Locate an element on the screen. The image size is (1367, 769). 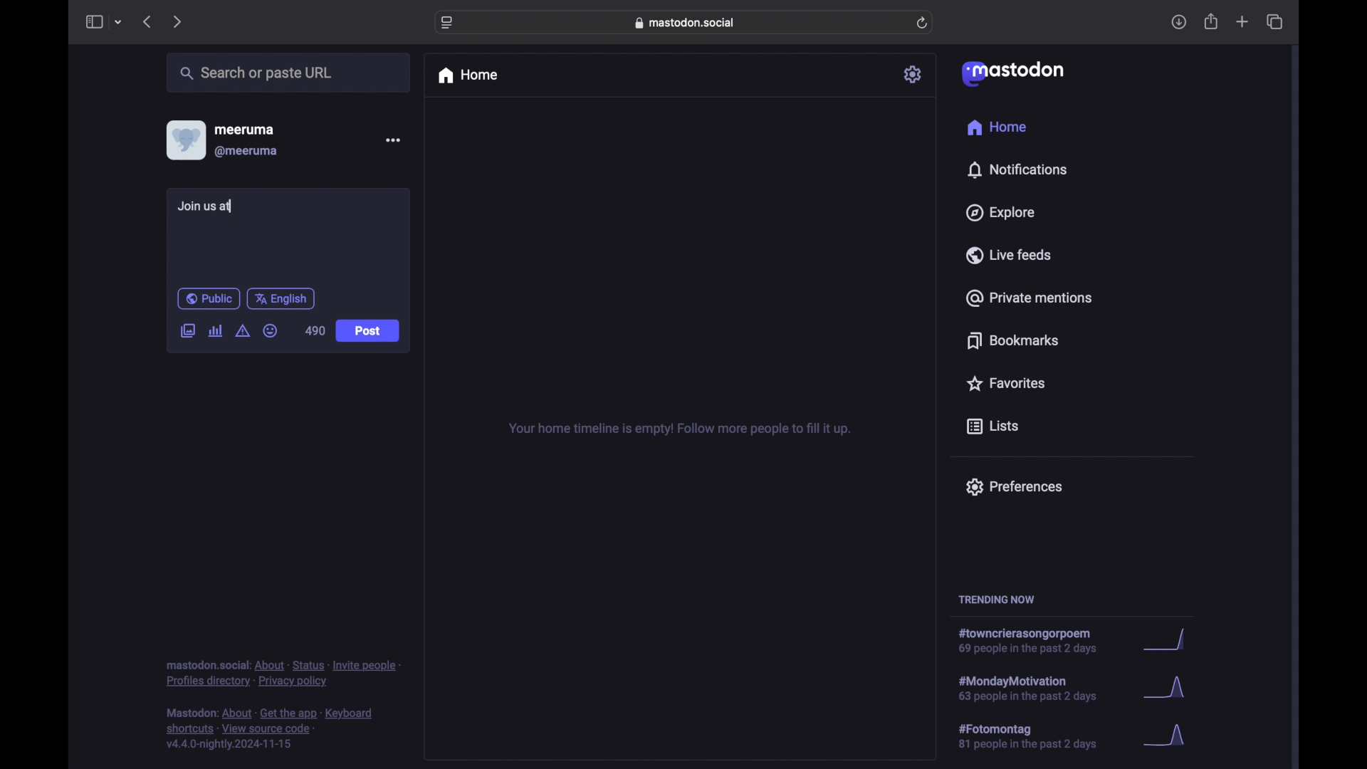
graph is located at coordinates (1176, 741).